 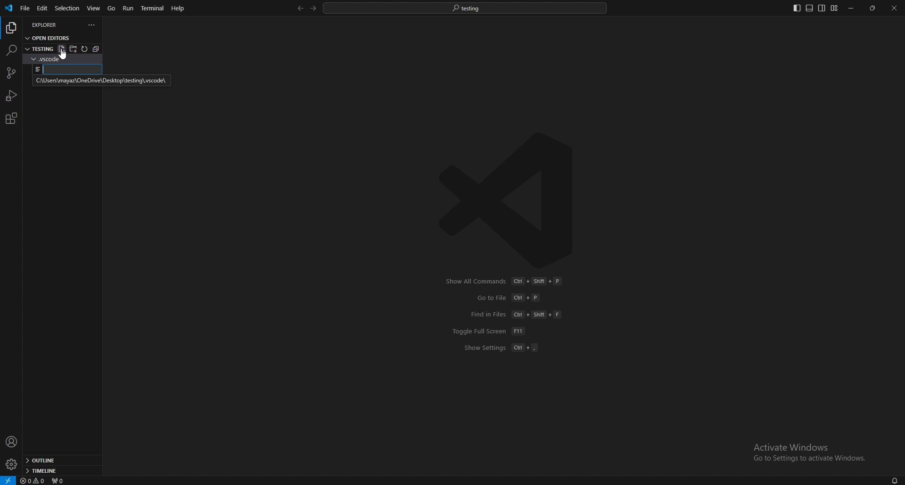 What do you see at coordinates (62, 481) in the screenshot?
I see `ports forwarded` at bounding box center [62, 481].